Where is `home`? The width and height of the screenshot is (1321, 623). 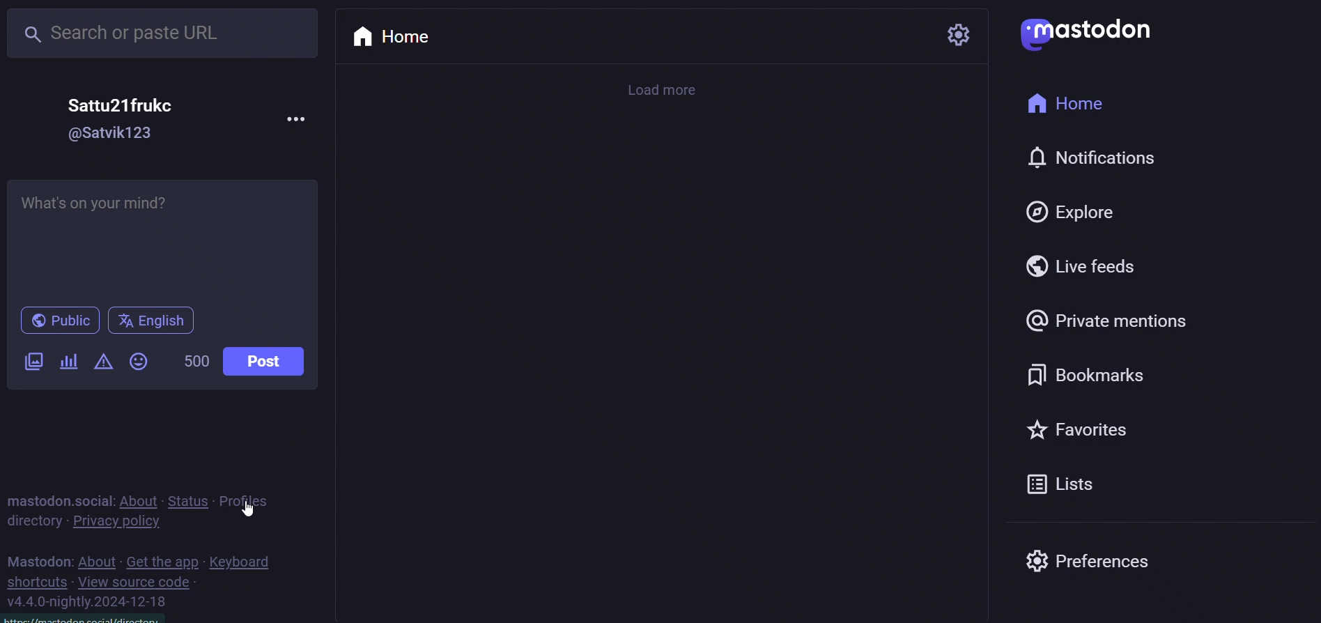
home is located at coordinates (394, 40).